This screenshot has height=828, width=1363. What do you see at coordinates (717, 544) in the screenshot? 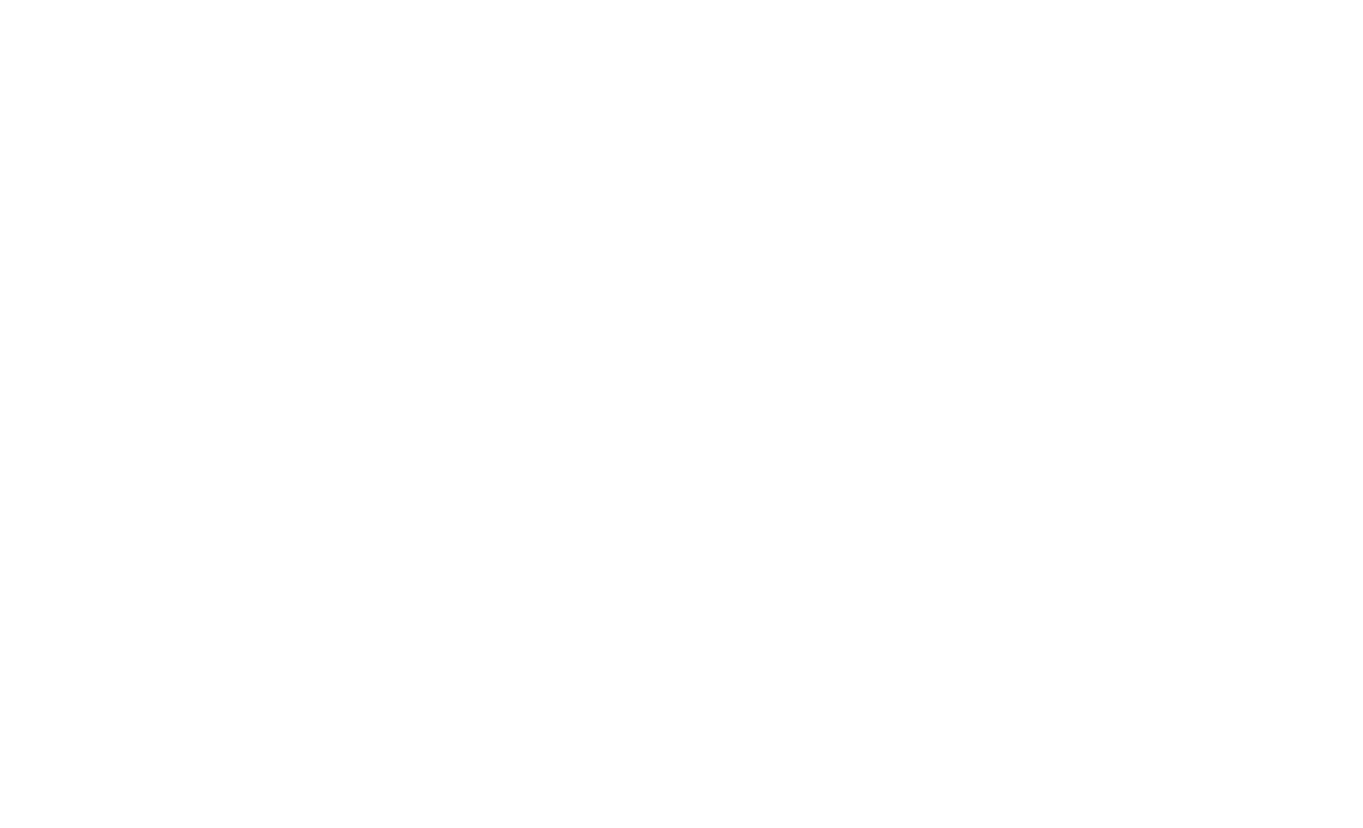
I see `Audio/mixer` at bounding box center [717, 544].